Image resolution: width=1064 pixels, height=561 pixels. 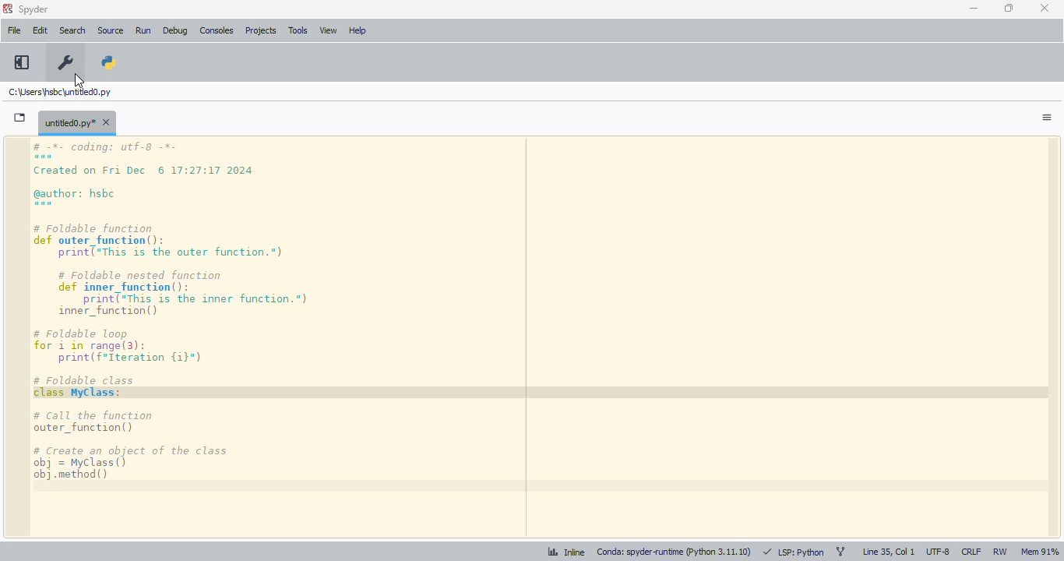 What do you see at coordinates (1009, 8) in the screenshot?
I see `maximize` at bounding box center [1009, 8].